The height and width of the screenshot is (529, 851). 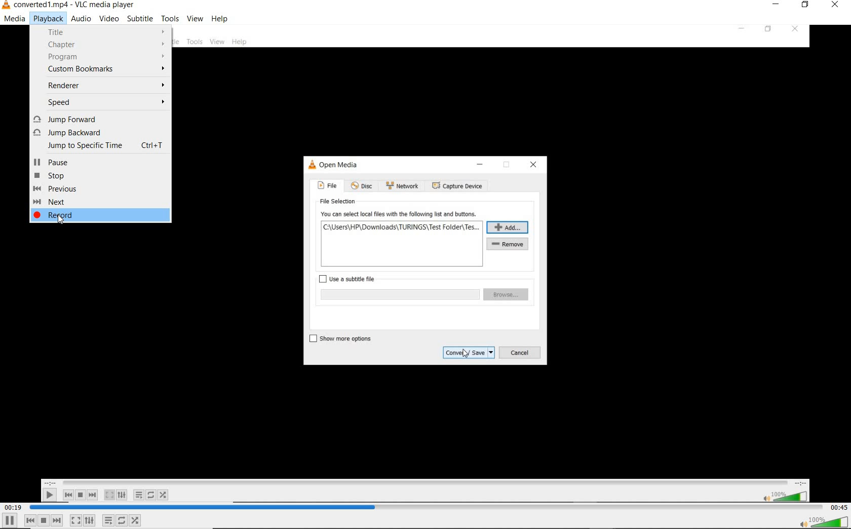 What do you see at coordinates (61, 219) in the screenshot?
I see `cursor` at bounding box center [61, 219].